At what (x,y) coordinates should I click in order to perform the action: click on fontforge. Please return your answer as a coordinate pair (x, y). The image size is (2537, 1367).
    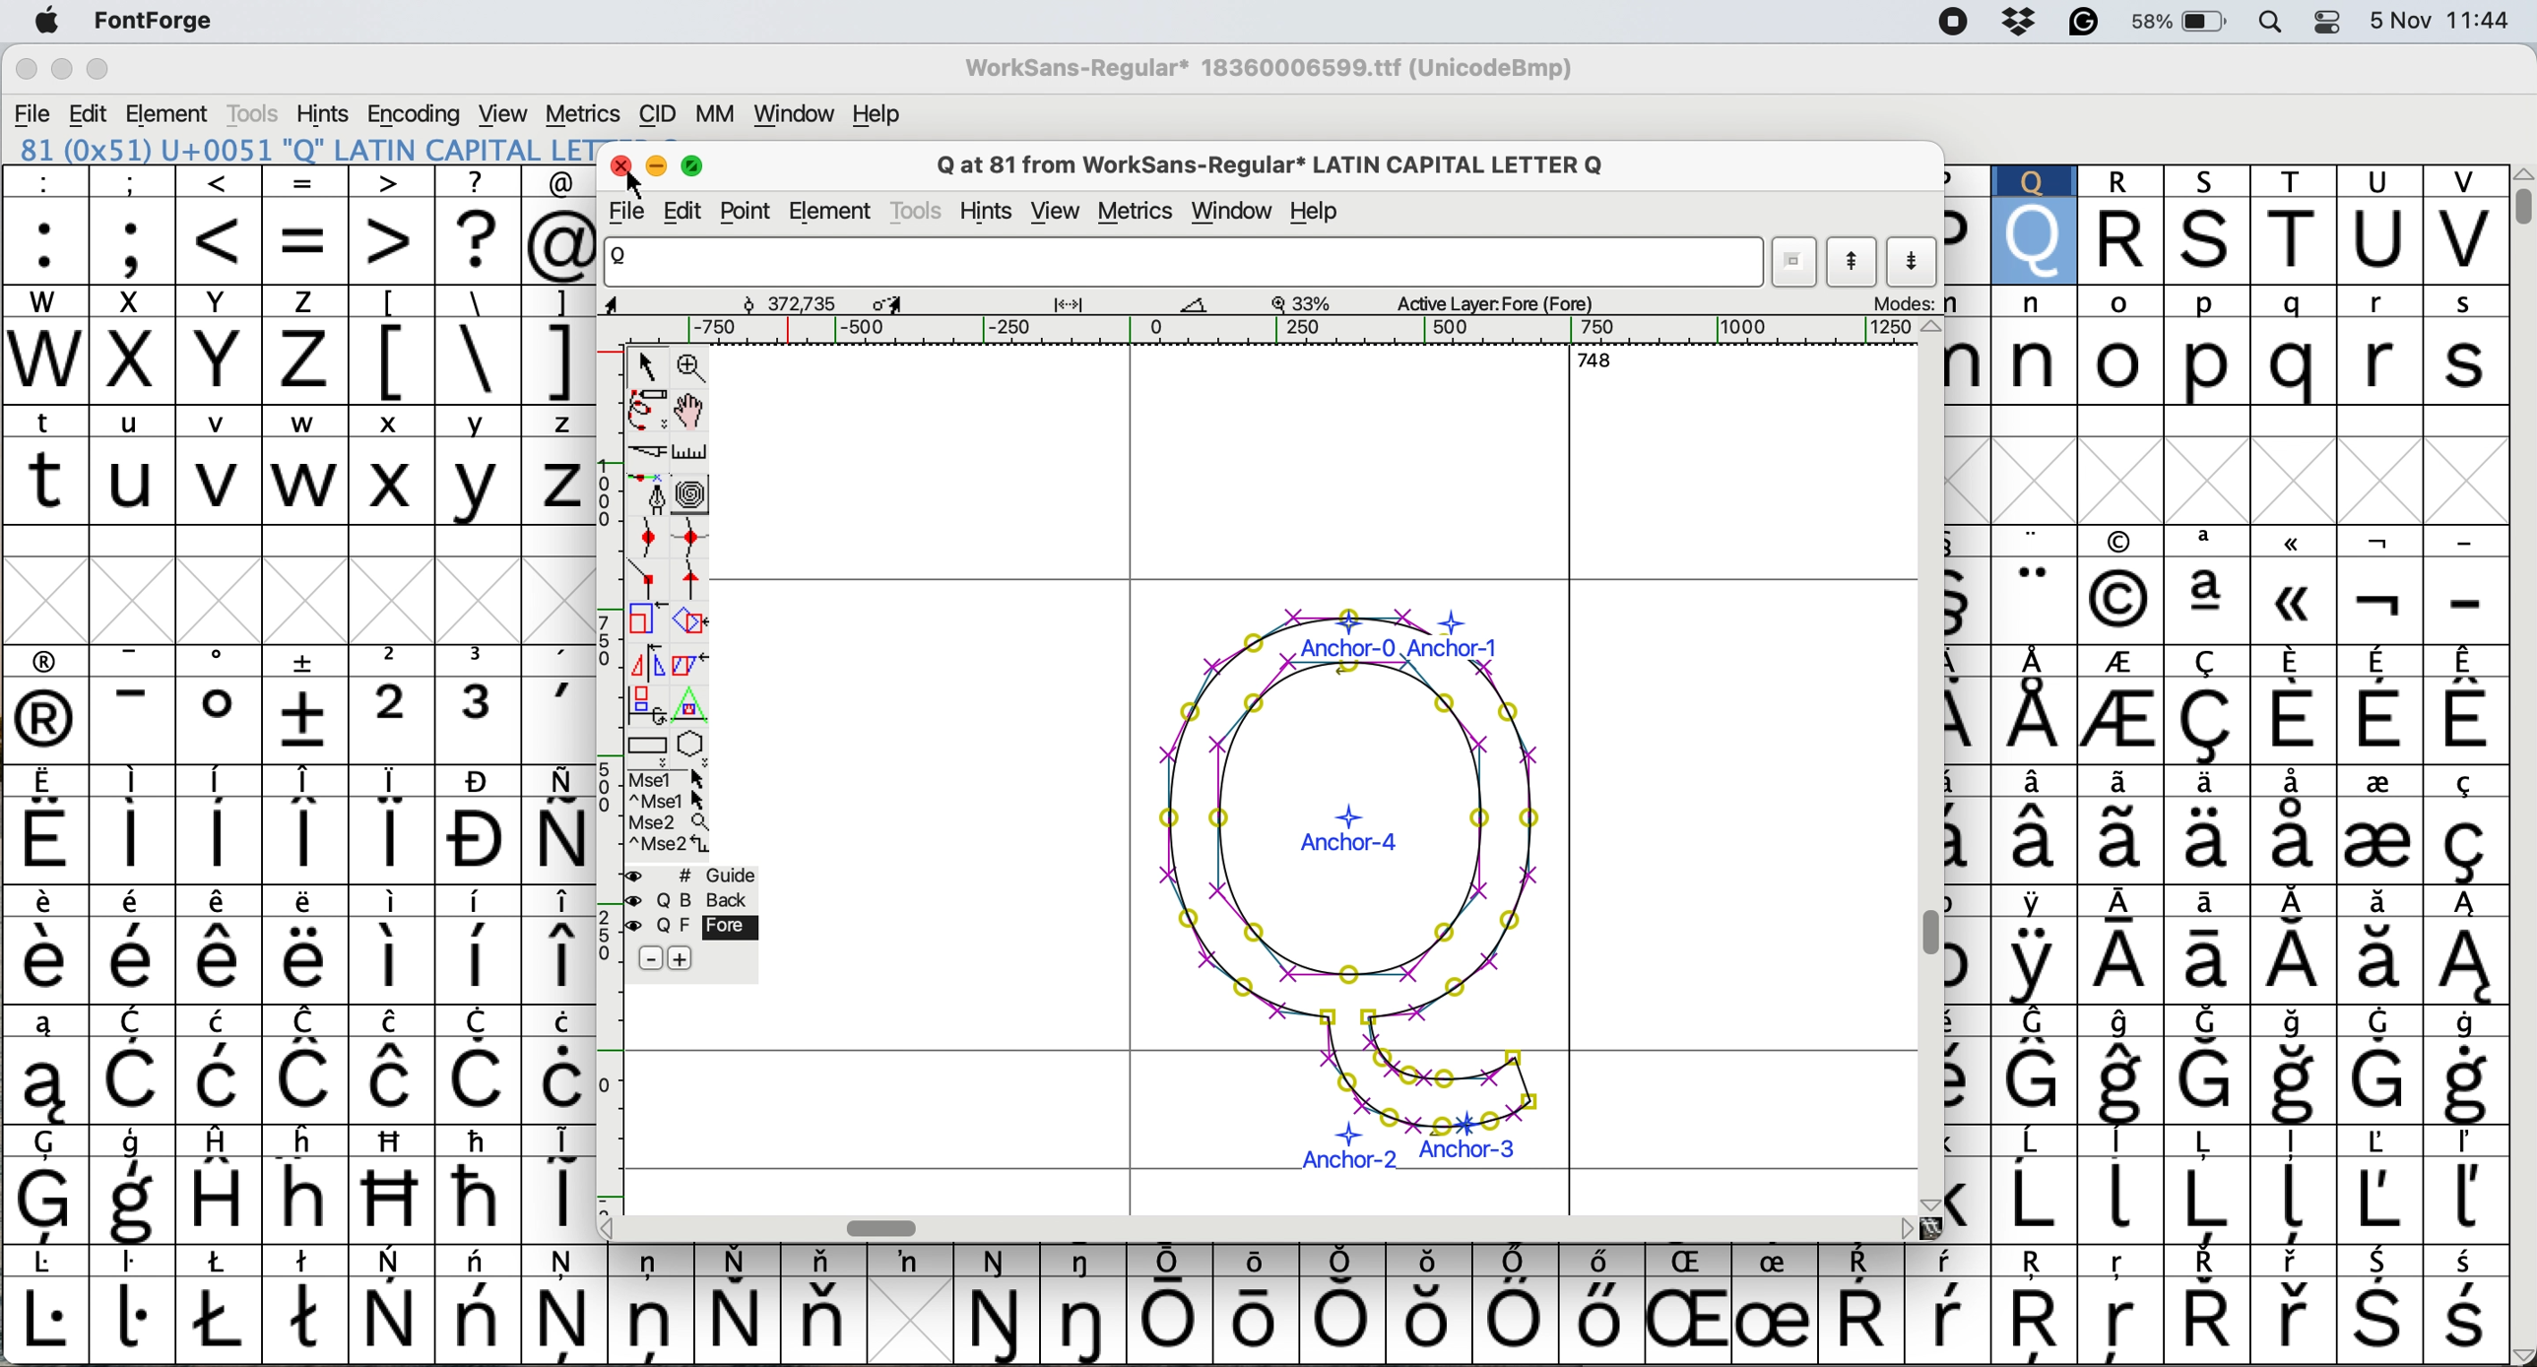
    Looking at the image, I should click on (147, 20).